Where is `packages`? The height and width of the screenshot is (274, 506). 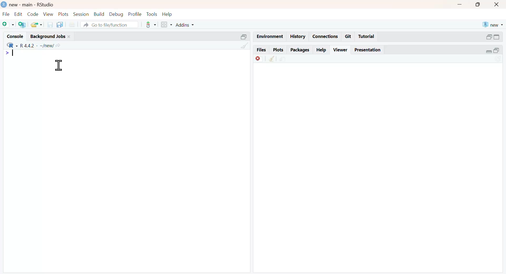 packages is located at coordinates (300, 51).